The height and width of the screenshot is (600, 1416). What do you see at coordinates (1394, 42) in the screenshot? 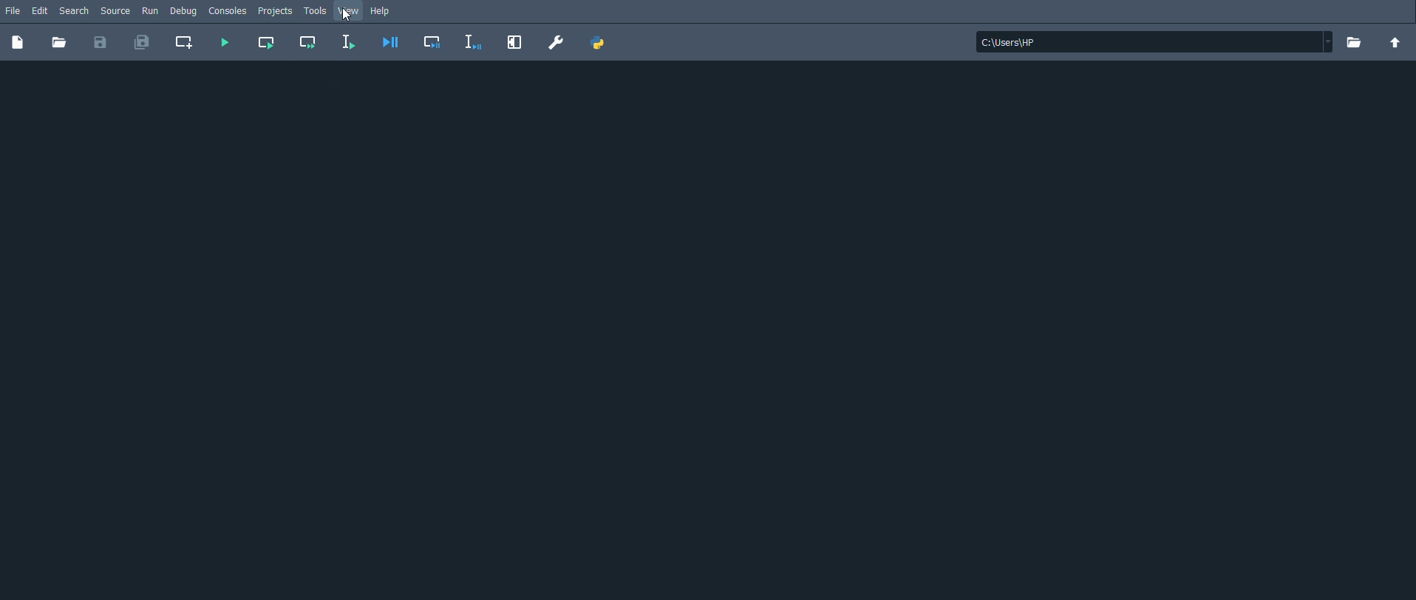
I see `Change to parent directory` at bounding box center [1394, 42].